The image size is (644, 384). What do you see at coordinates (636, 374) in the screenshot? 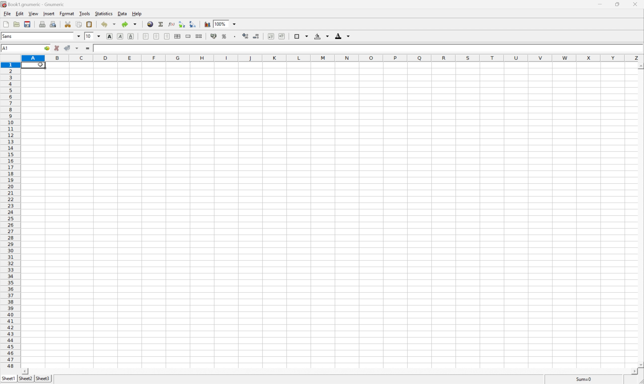
I see `scroll right` at bounding box center [636, 374].